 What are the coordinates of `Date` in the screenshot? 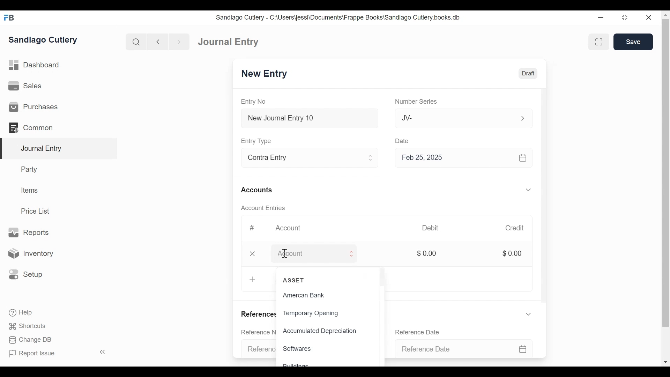 It's located at (403, 140).